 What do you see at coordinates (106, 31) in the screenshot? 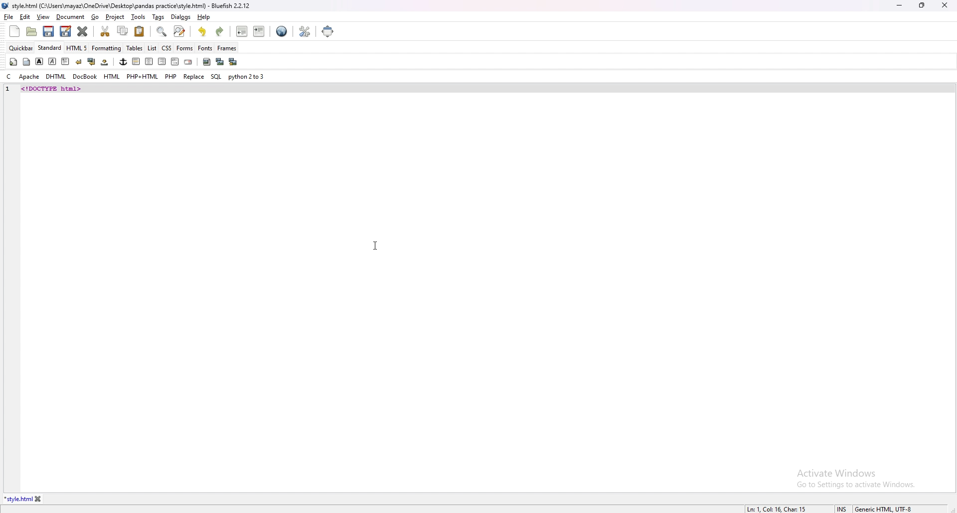
I see `cut` at bounding box center [106, 31].